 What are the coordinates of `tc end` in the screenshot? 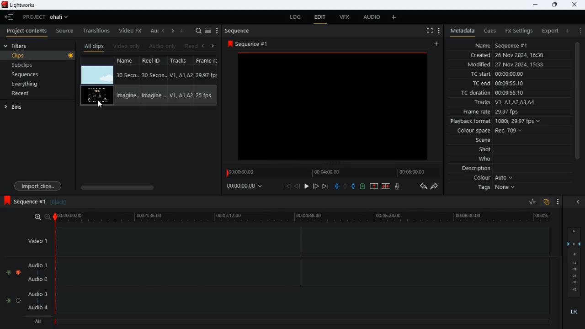 It's located at (501, 84).